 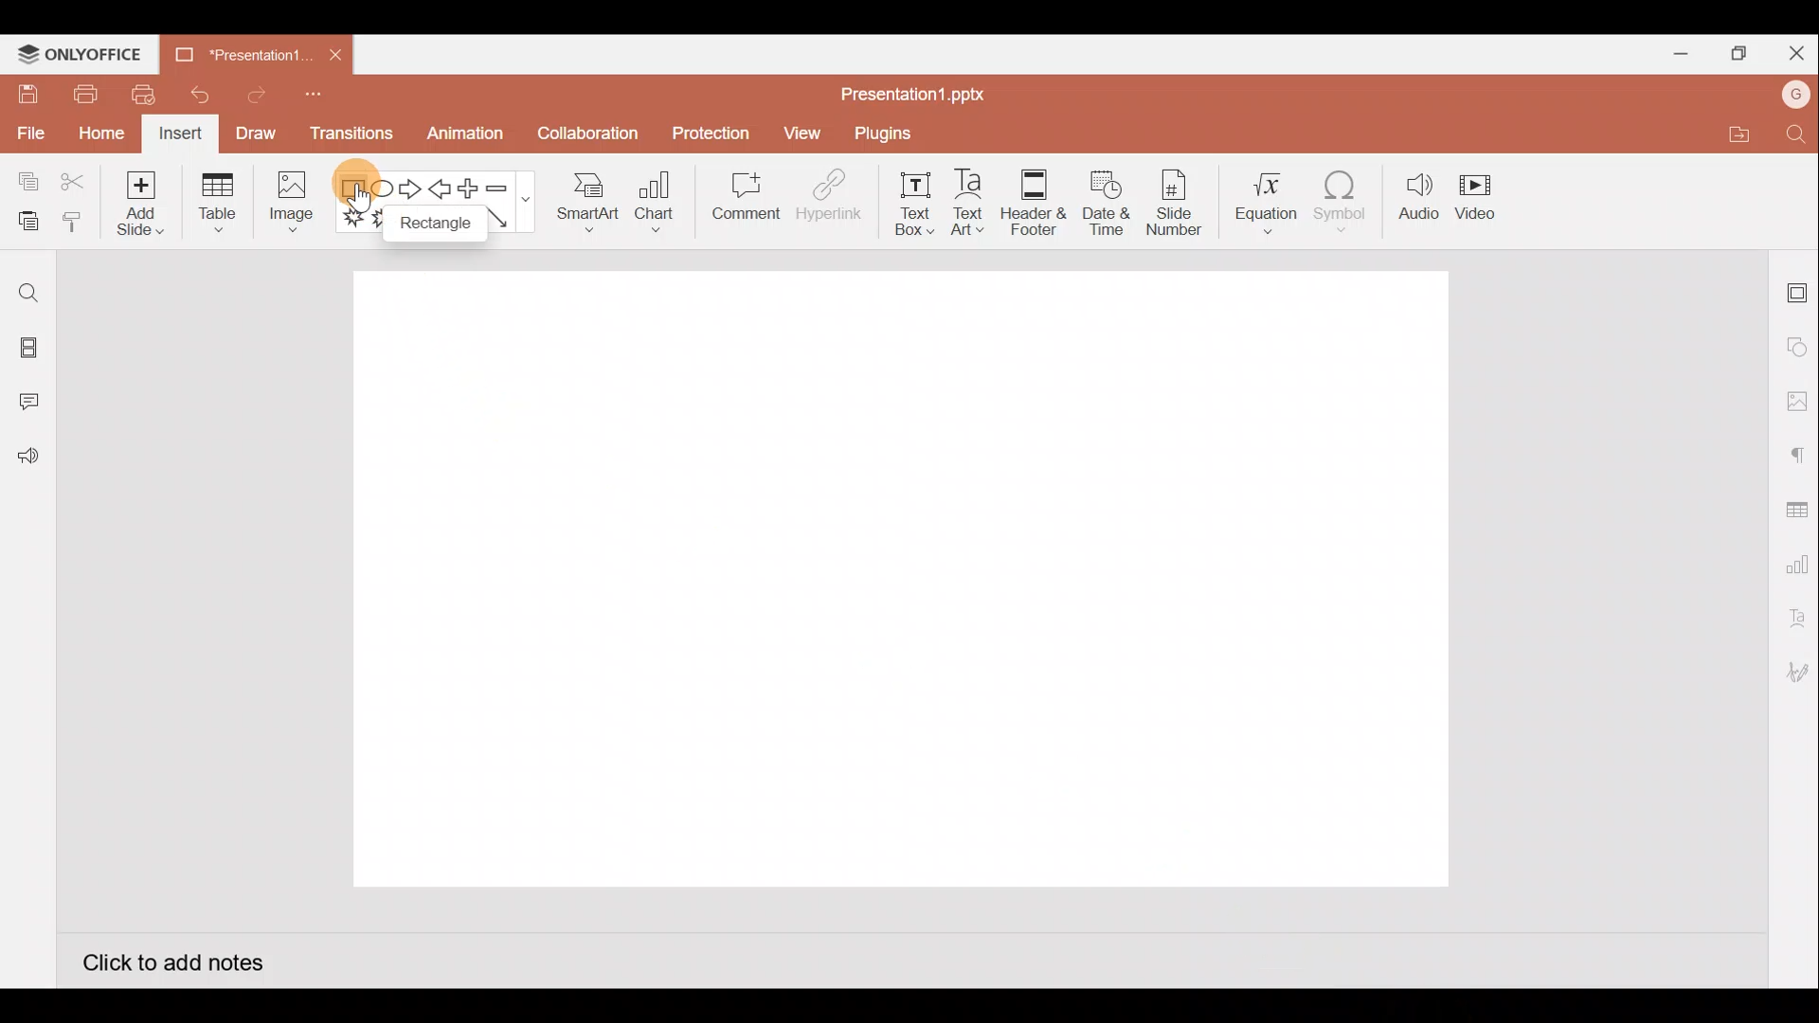 What do you see at coordinates (889, 132) in the screenshot?
I see `Plugins` at bounding box center [889, 132].